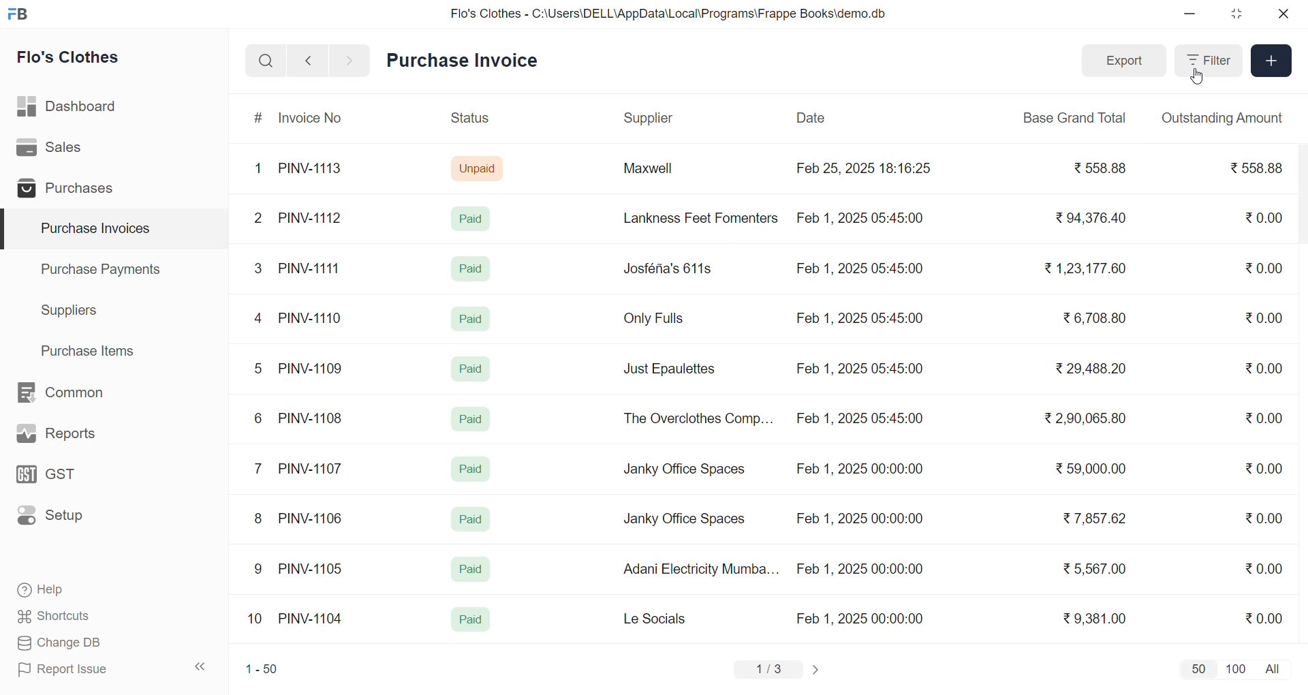 Image resolution: width=1308 pixels, height=695 pixels. Describe the element at coordinates (862, 618) in the screenshot. I see `Feb 1, 2025 00:00:00` at that location.